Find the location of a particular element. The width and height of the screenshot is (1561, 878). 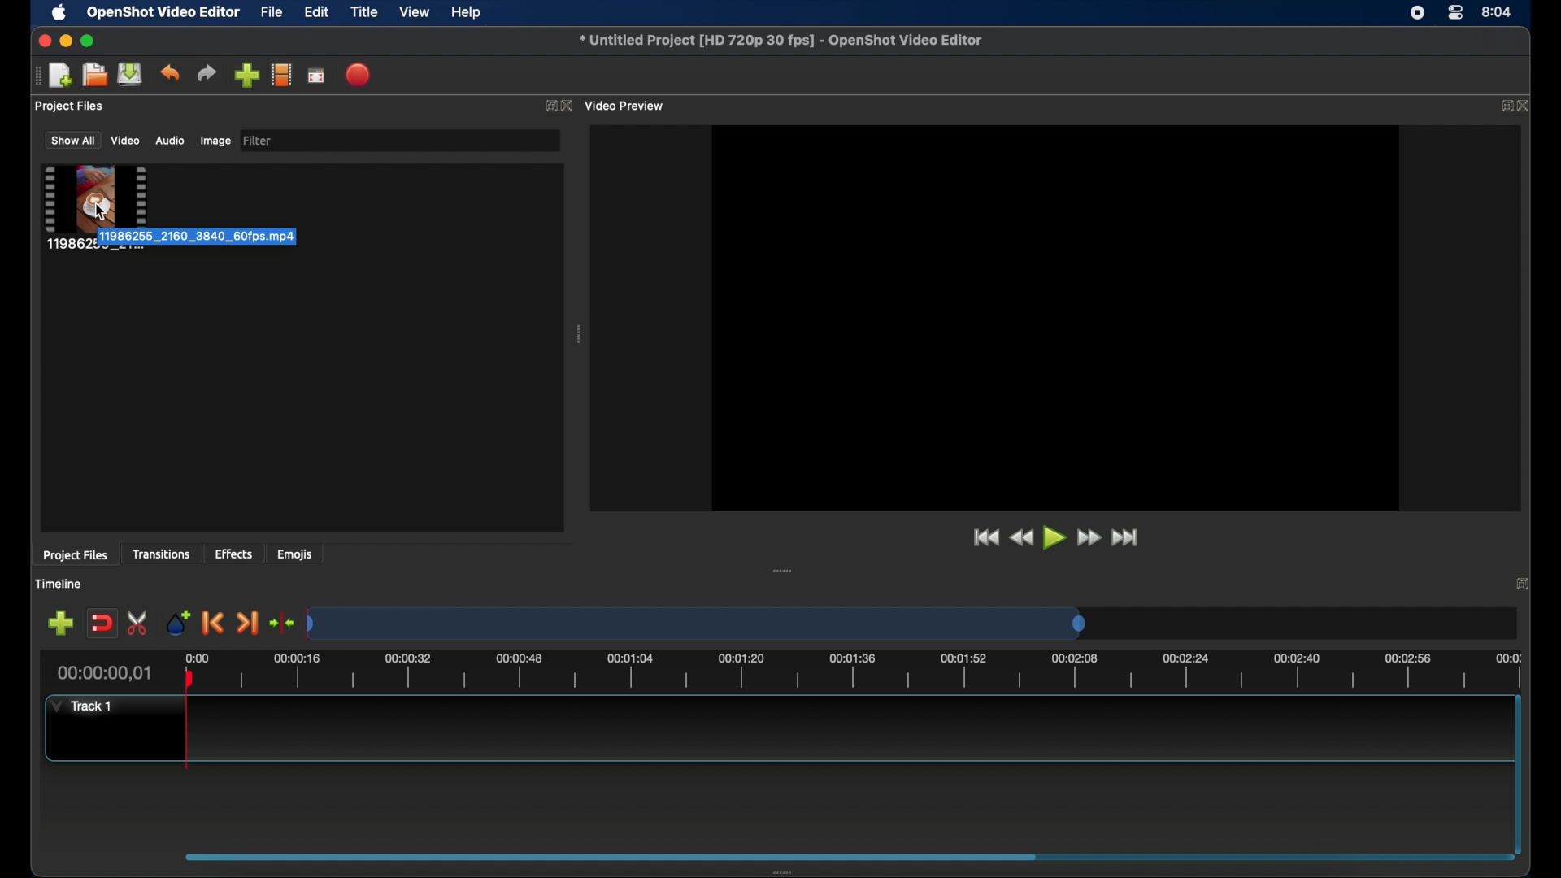

playhead is located at coordinates (187, 724).